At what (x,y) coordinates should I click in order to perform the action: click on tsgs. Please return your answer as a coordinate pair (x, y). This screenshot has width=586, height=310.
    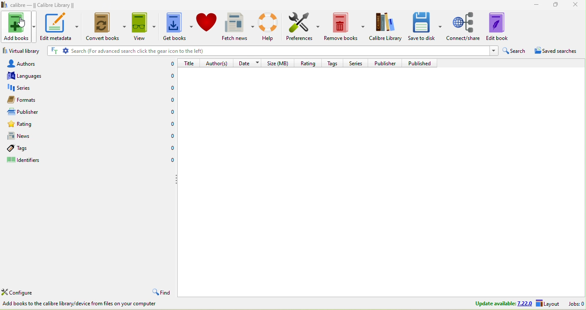
    Looking at the image, I should click on (30, 149).